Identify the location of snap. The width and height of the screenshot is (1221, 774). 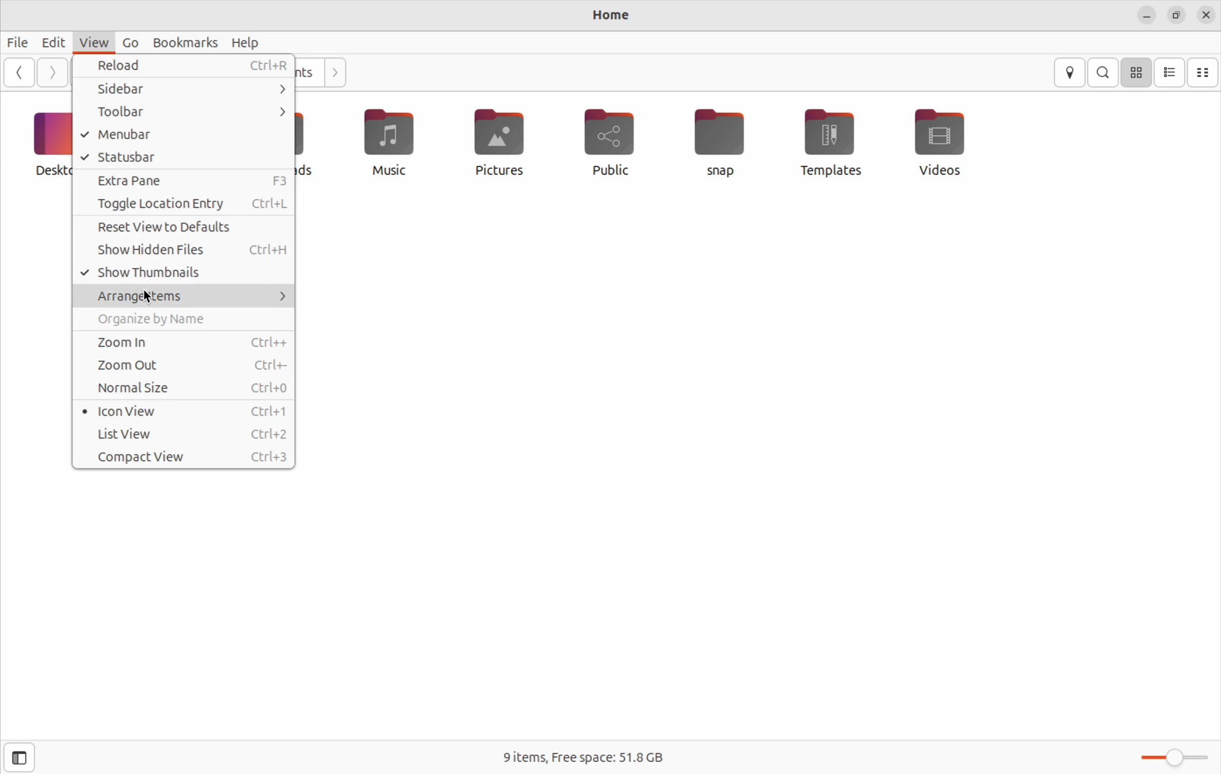
(720, 142).